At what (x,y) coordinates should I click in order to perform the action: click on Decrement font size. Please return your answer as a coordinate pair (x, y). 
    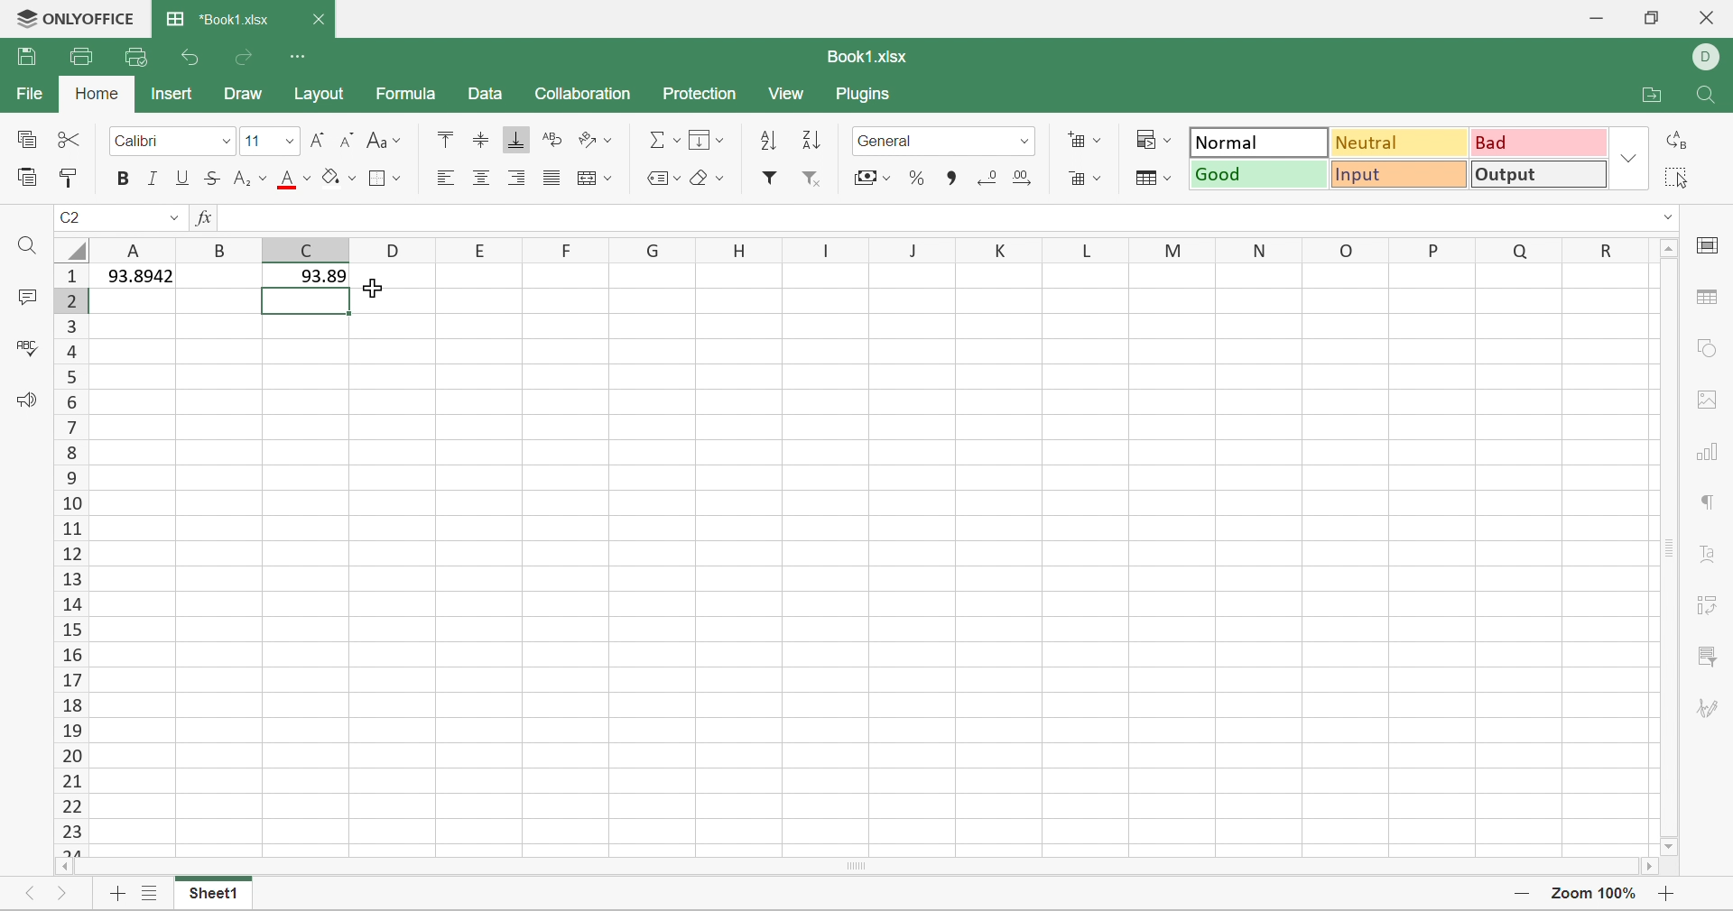
    Looking at the image, I should click on (346, 138).